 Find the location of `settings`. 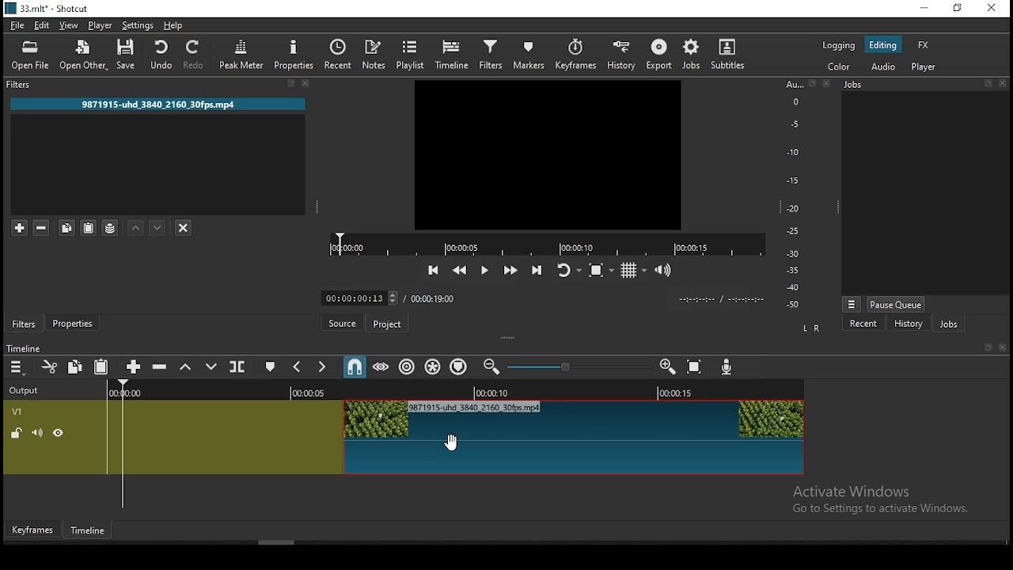

settings is located at coordinates (138, 25).